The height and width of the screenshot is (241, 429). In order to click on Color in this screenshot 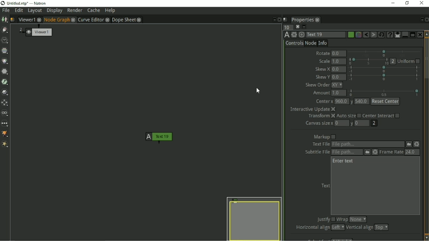, I will do `click(5, 61)`.